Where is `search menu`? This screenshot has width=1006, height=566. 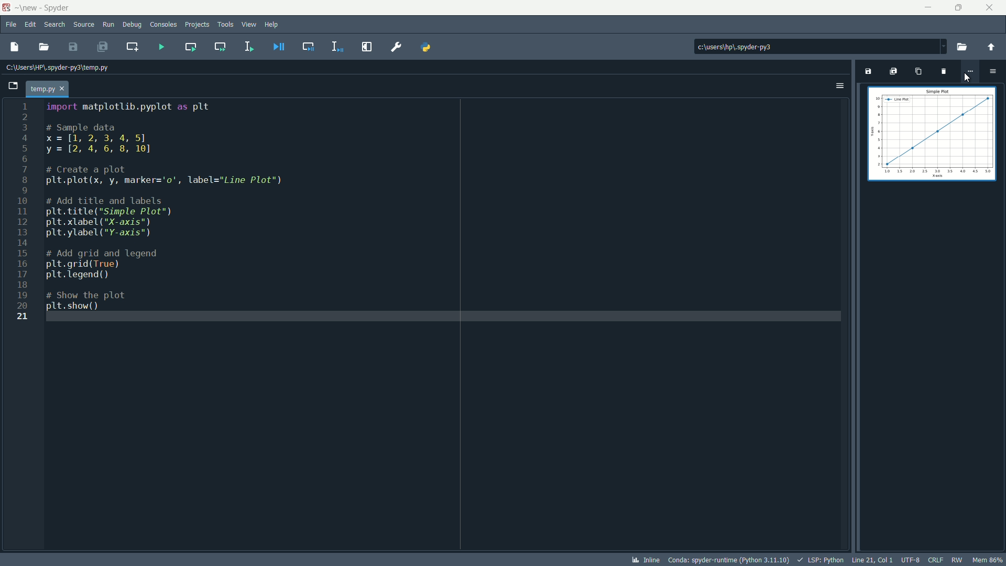
search menu is located at coordinates (55, 24).